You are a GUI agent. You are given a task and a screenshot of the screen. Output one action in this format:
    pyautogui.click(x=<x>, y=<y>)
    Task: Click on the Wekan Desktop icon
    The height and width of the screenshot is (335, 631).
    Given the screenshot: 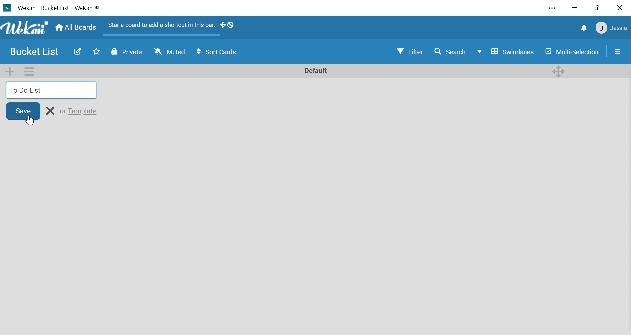 What is the action you would take?
    pyautogui.click(x=7, y=8)
    